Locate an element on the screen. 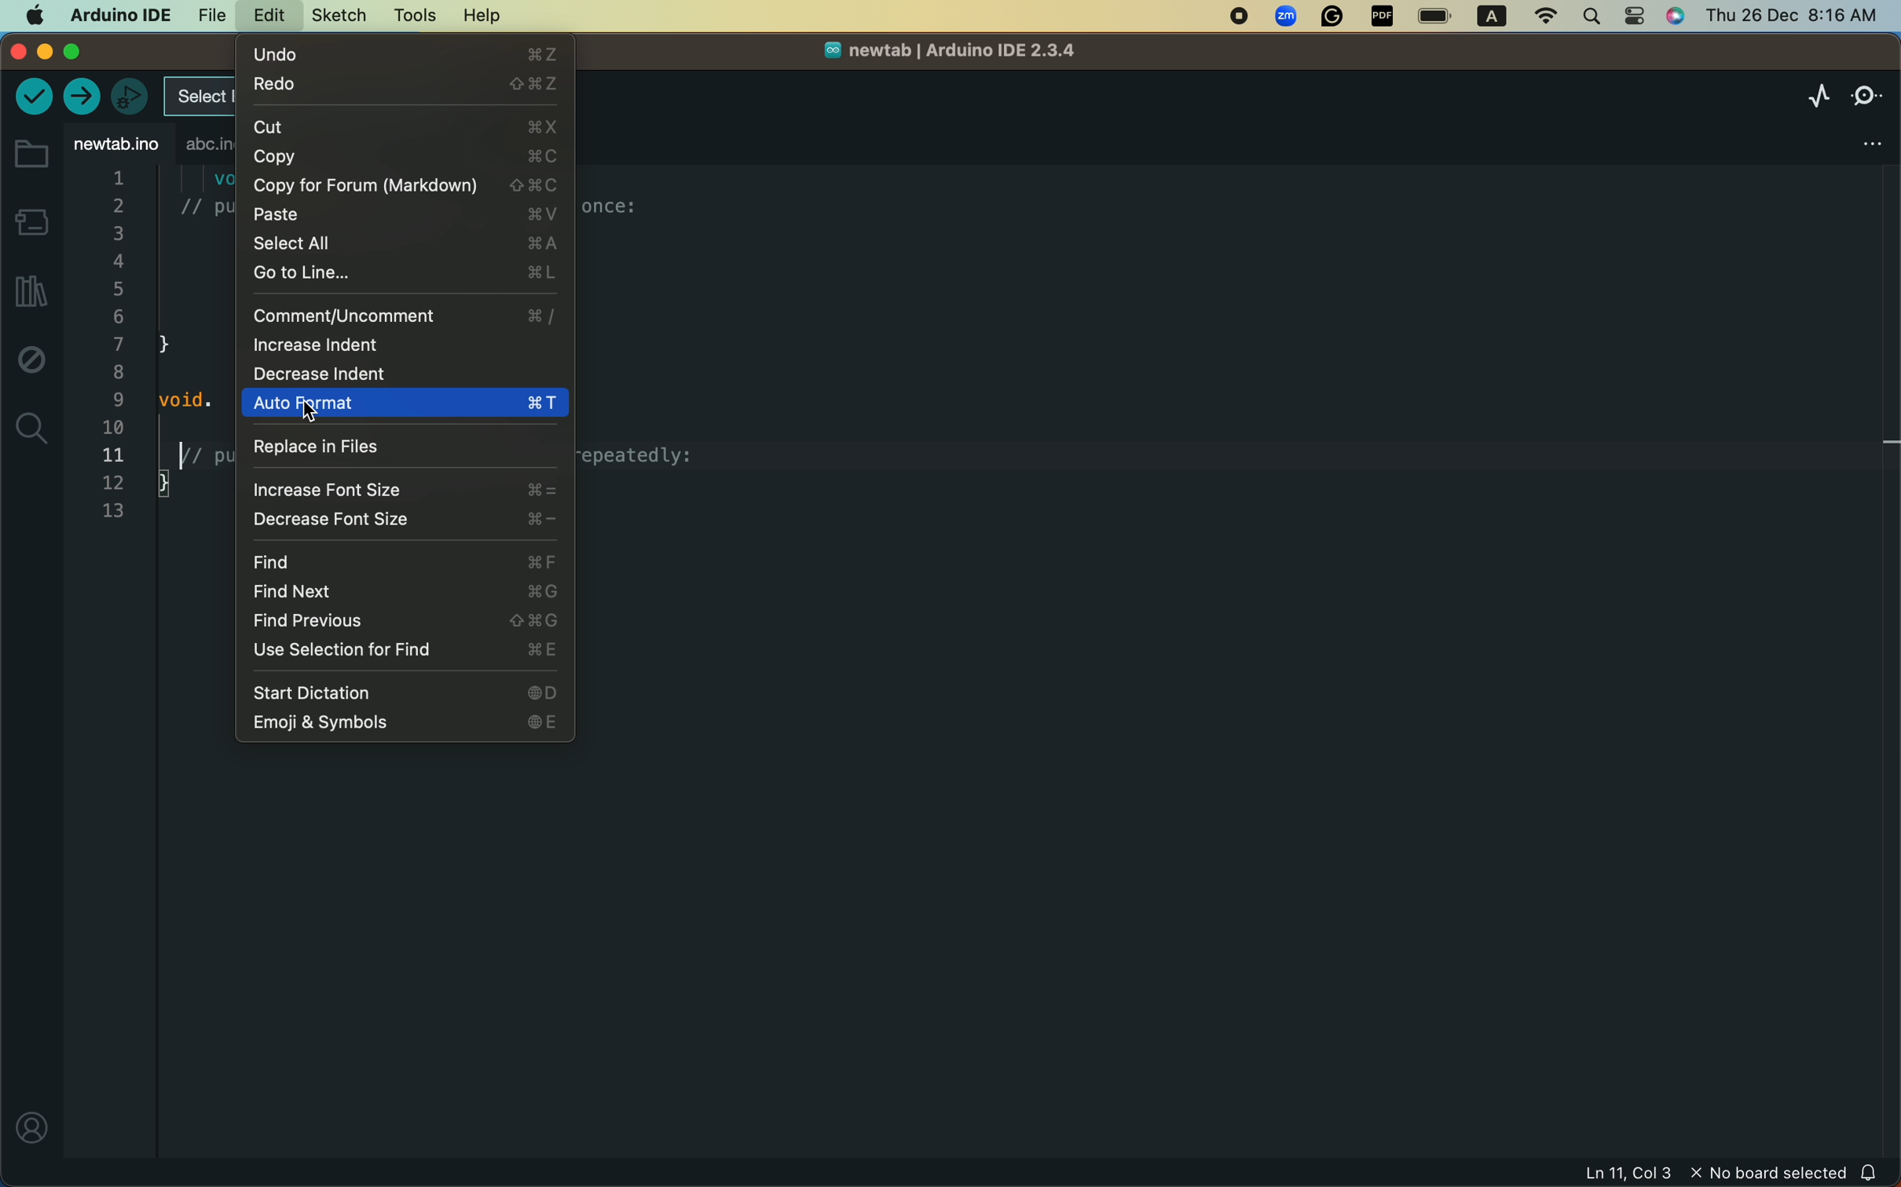  abc is located at coordinates (203, 146).